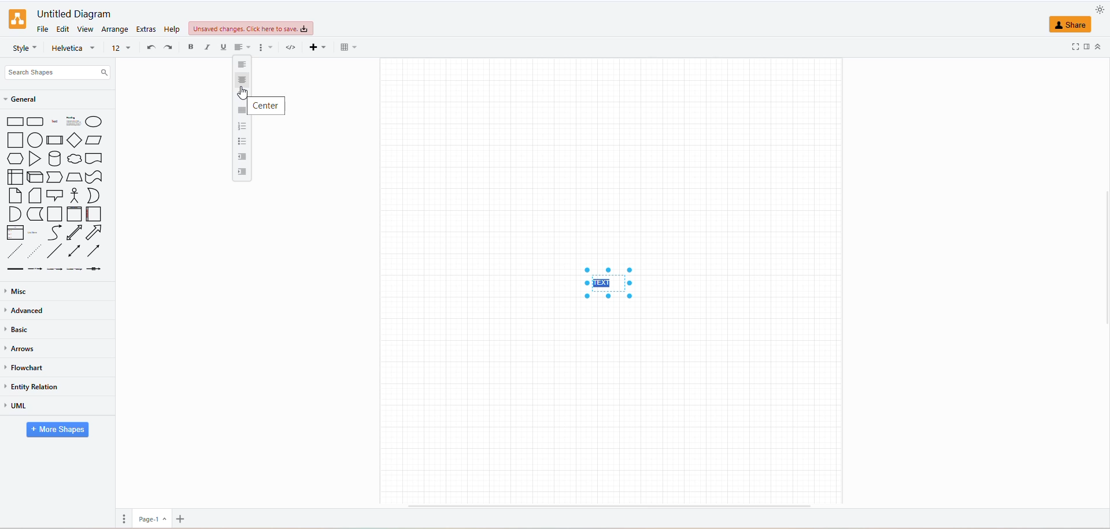 Image resolution: width=1110 pixels, height=529 pixels. What do you see at coordinates (1100, 46) in the screenshot?
I see `collapse` at bounding box center [1100, 46].